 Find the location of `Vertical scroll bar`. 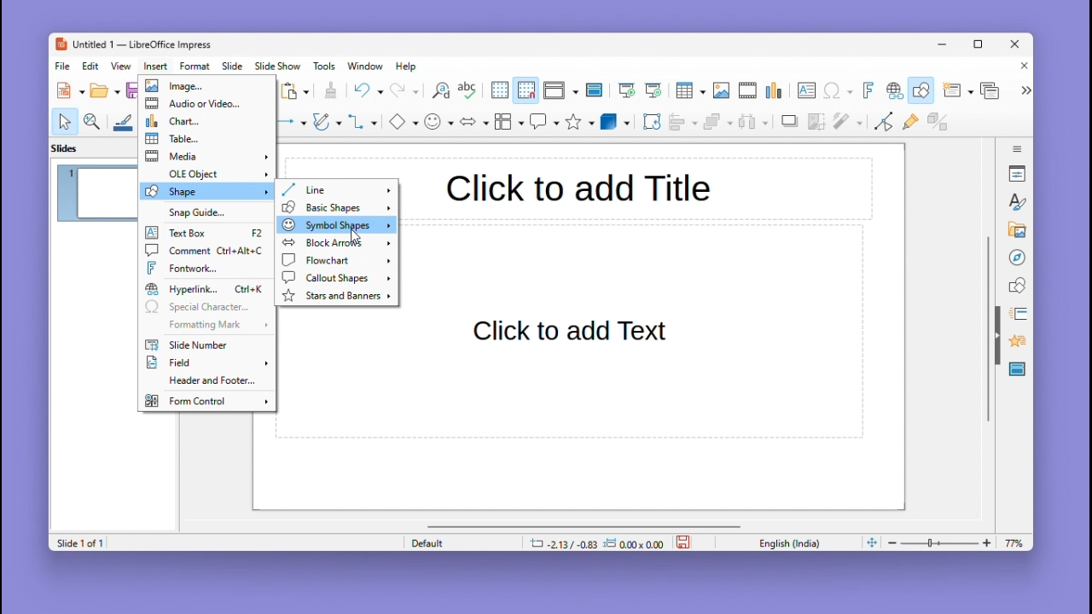

Vertical scroll bar is located at coordinates (988, 329).